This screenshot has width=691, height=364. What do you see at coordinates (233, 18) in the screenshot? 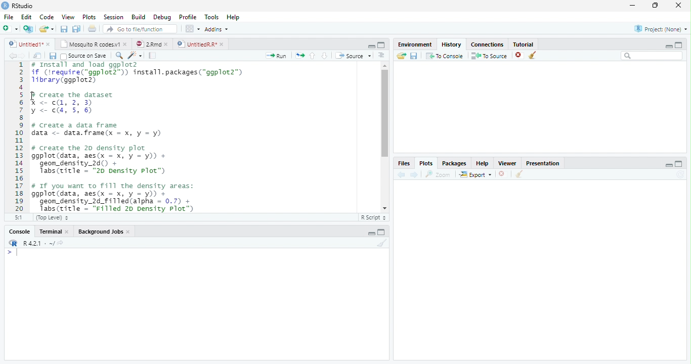
I see `Help` at bounding box center [233, 18].